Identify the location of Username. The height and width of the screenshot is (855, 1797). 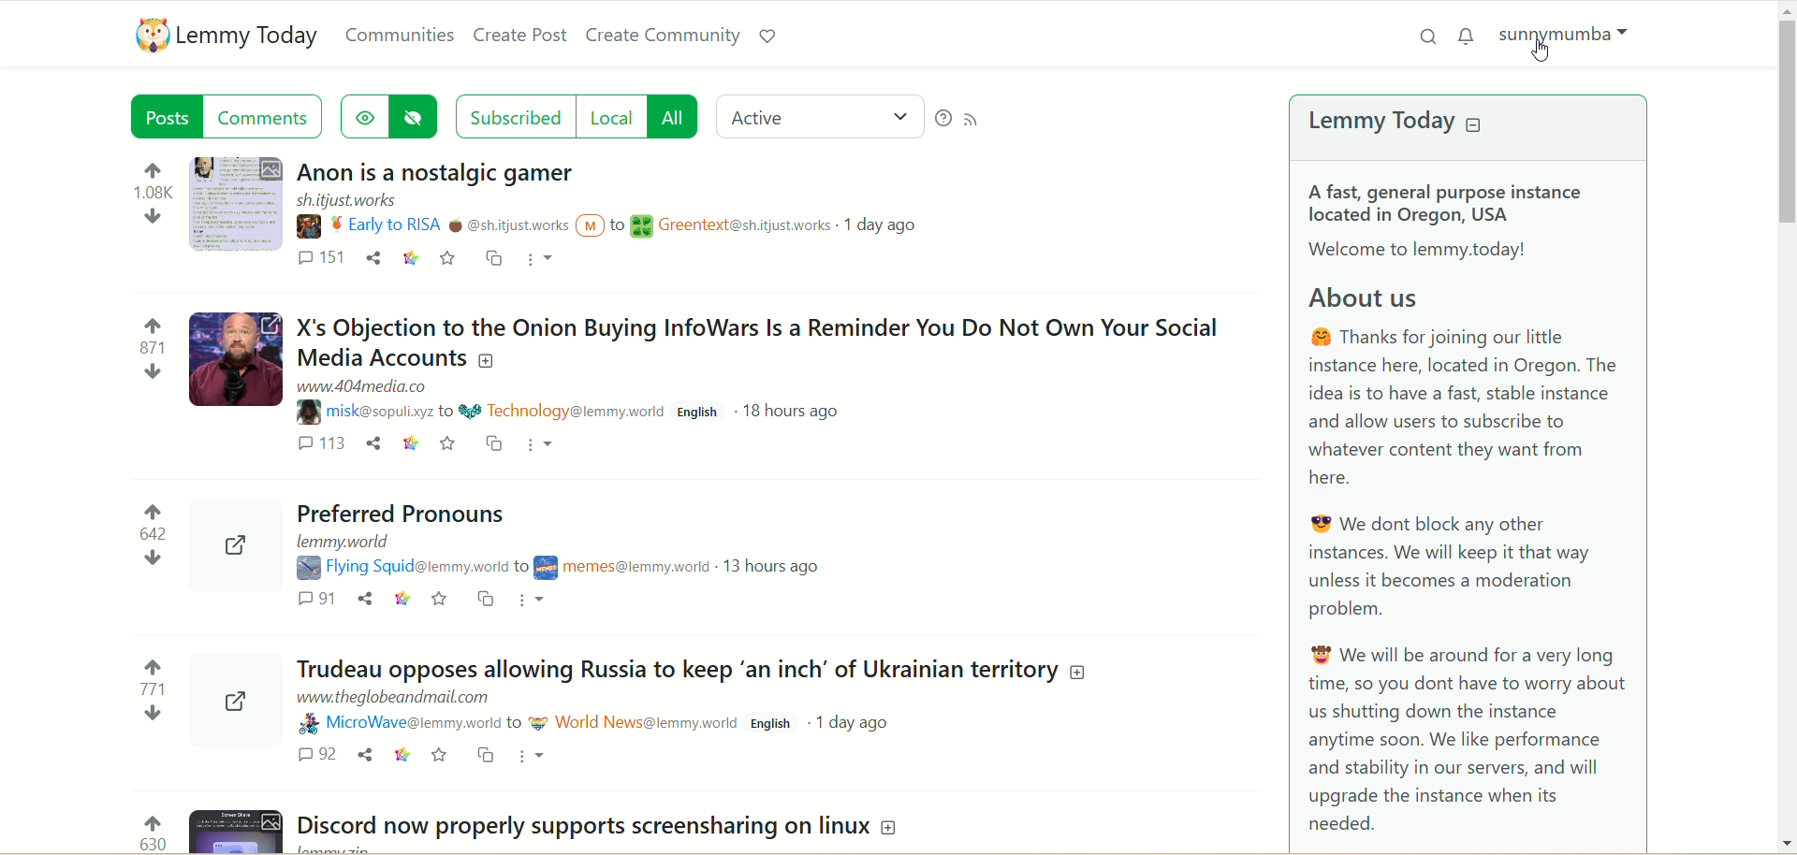
(404, 568).